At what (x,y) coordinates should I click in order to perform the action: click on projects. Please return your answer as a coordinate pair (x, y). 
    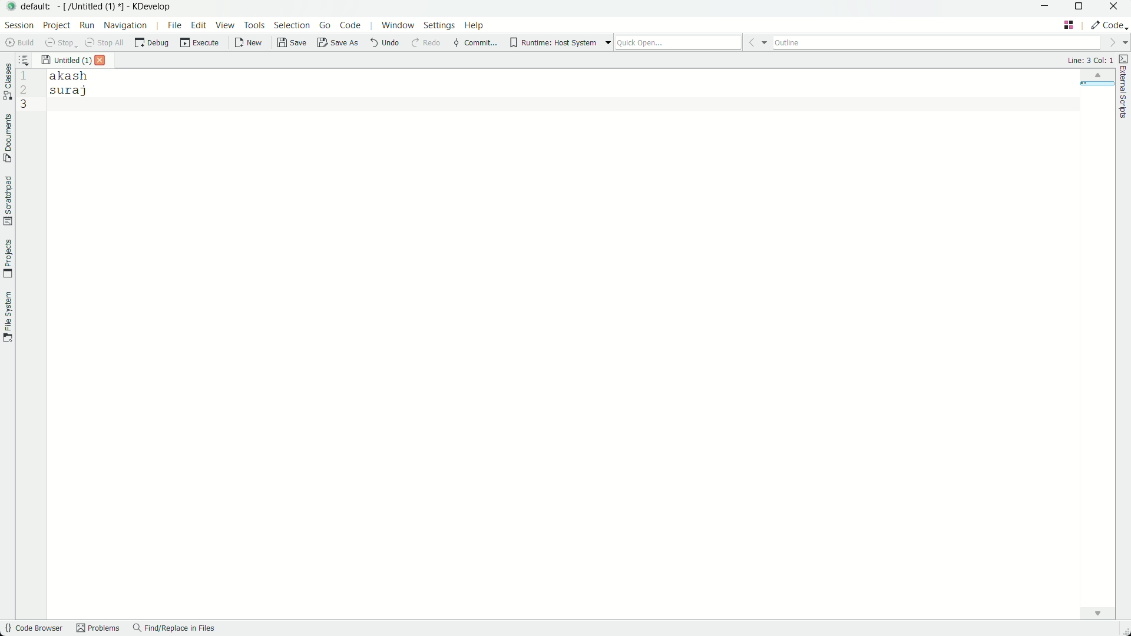
    Looking at the image, I should click on (8, 259).